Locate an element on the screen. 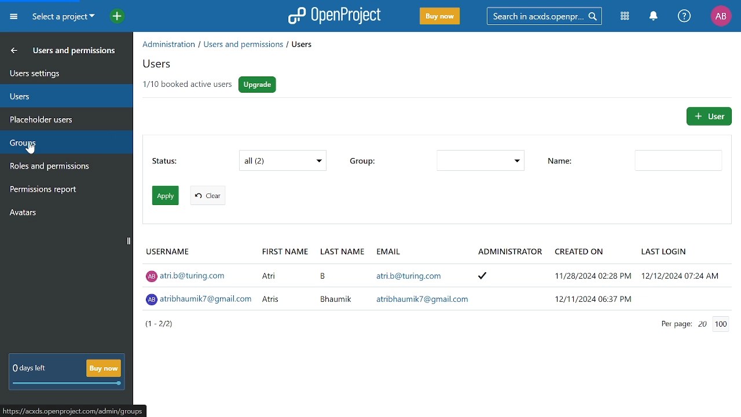  Subscription information is located at coordinates (28, 369).